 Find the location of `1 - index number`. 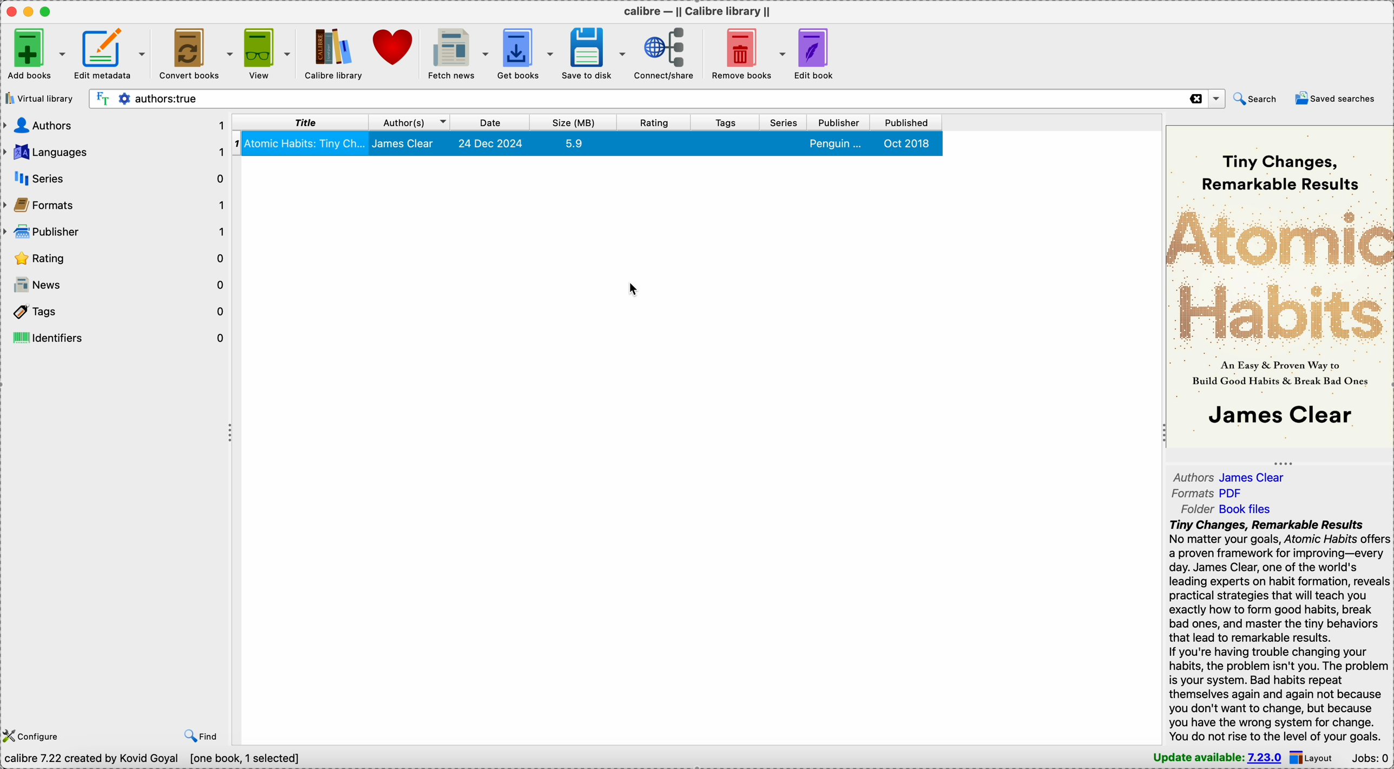

1 - index number is located at coordinates (237, 143).